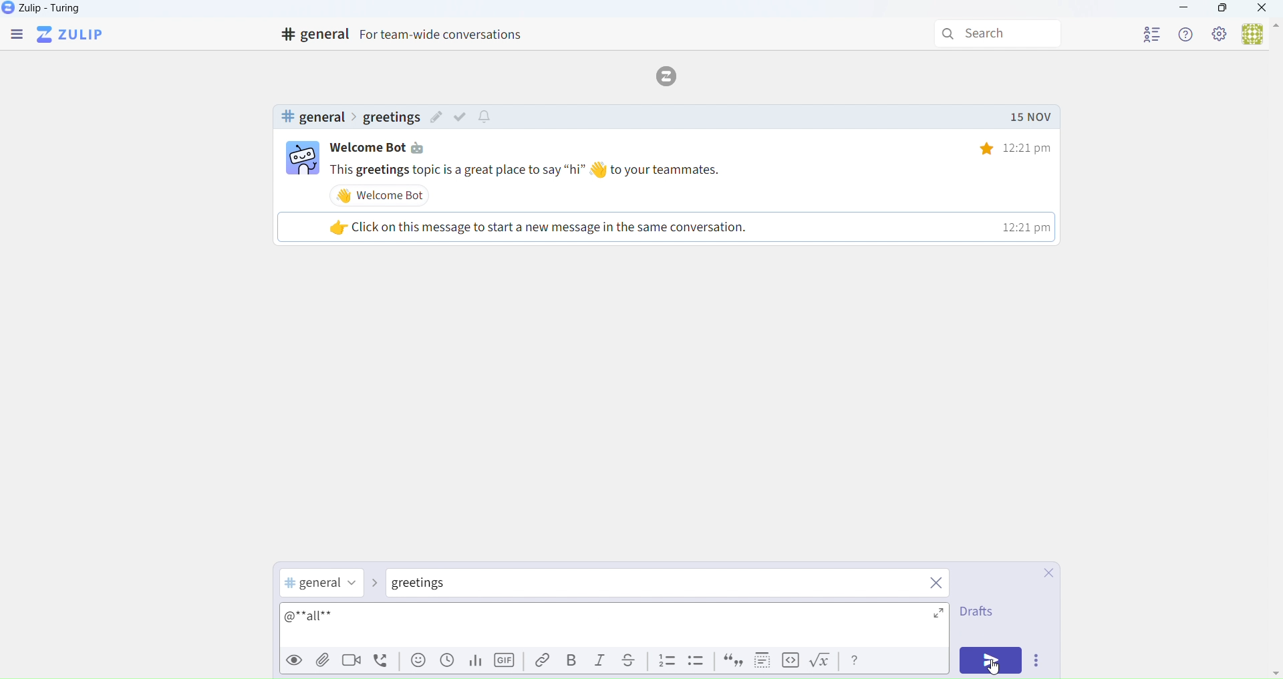 This screenshot has height=679, width=1283. I want to click on close, so click(937, 582).